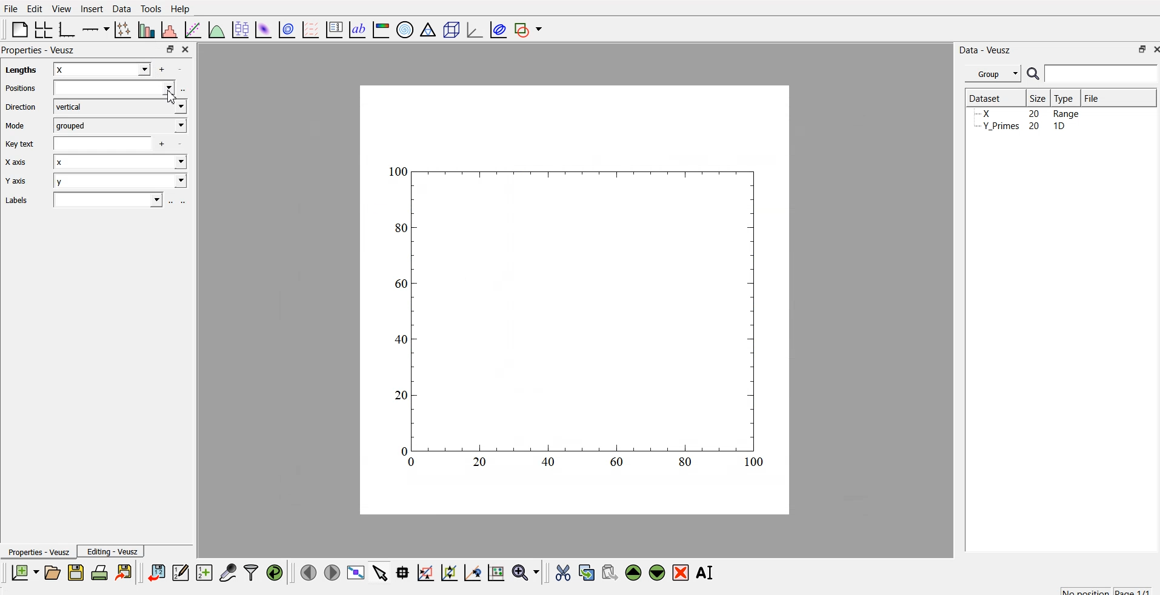  What do you see at coordinates (585, 572) in the screenshot?
I see `copy the widget` at bounding box center [585, 572].